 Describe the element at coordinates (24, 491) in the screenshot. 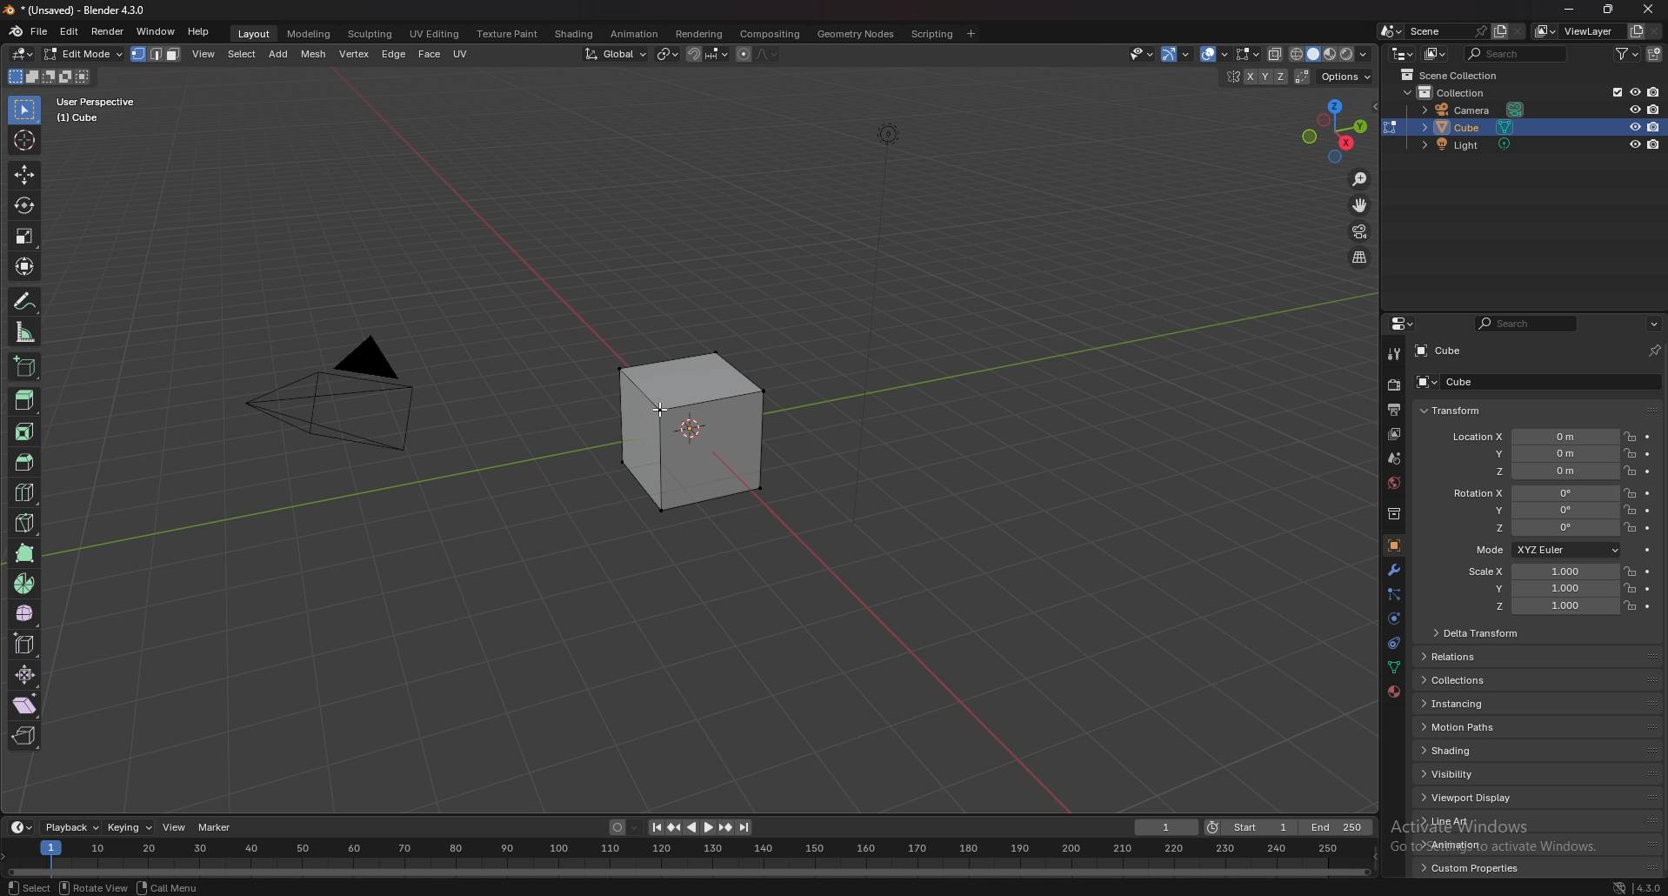

I see `cut` at that location.